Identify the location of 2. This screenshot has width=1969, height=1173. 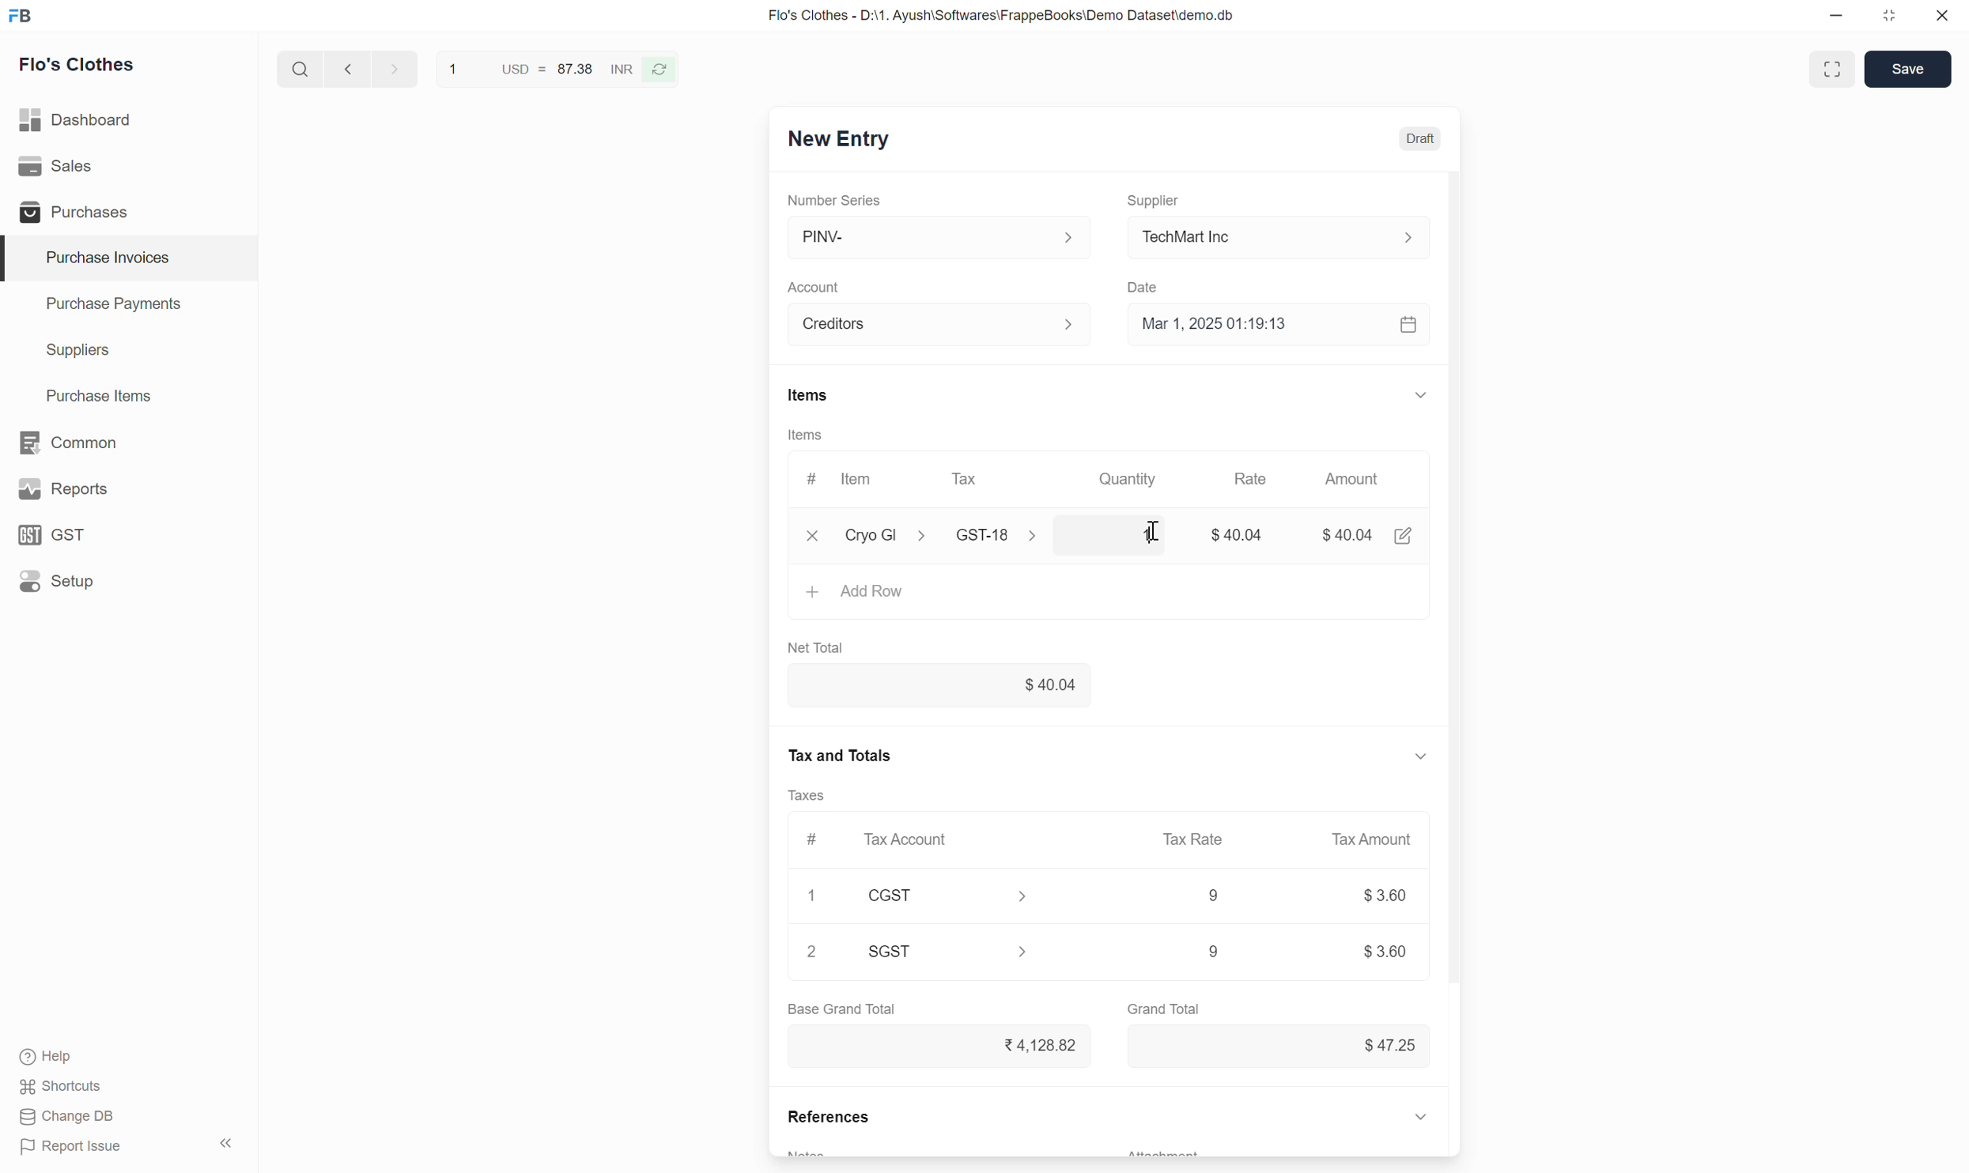
(813, 952).